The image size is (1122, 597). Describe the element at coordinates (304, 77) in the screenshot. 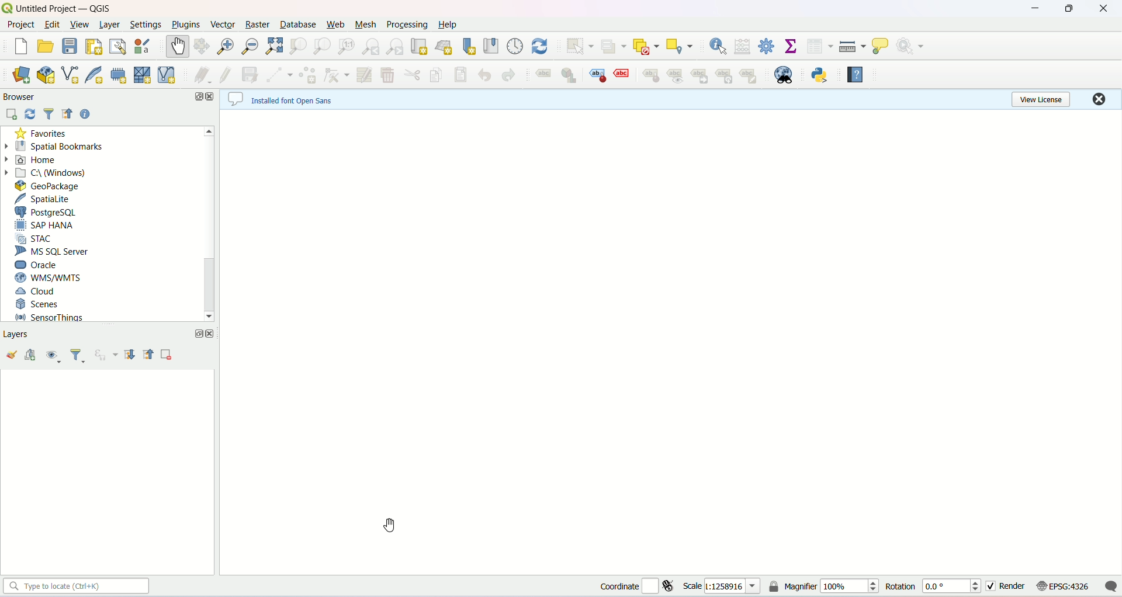

I see `add features` at that location.